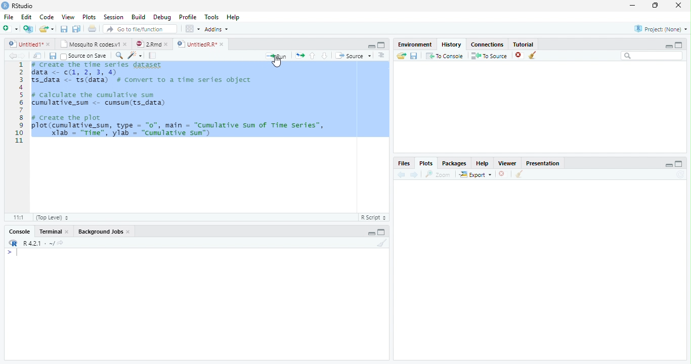 This screenshot has height=364, width=691. I want to click on Project (None), so click(661, 29).